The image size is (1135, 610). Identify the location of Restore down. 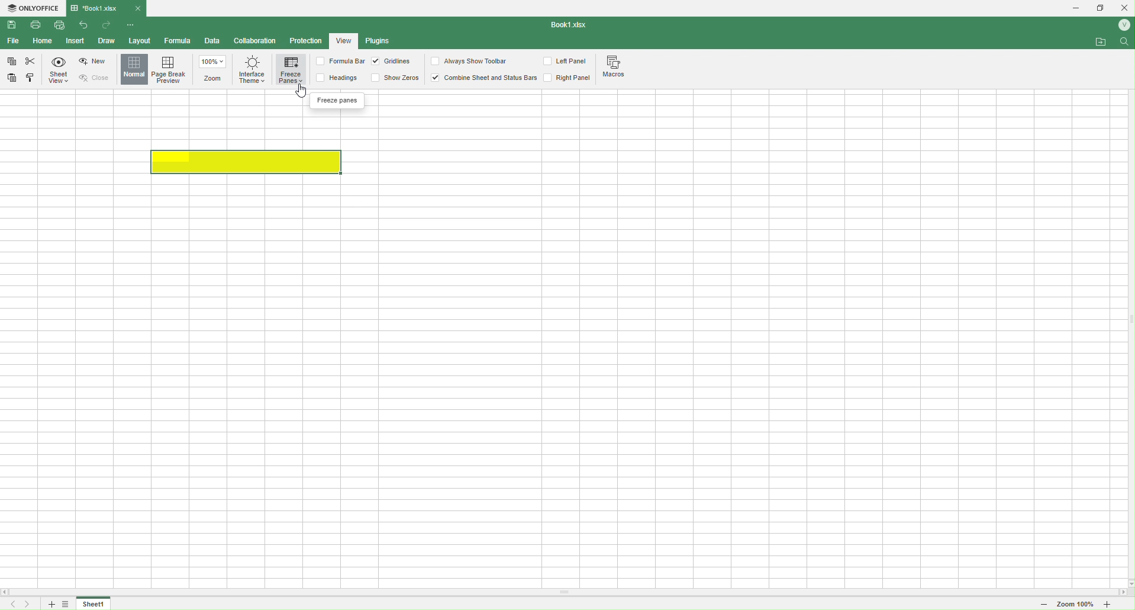
(1101, 9).